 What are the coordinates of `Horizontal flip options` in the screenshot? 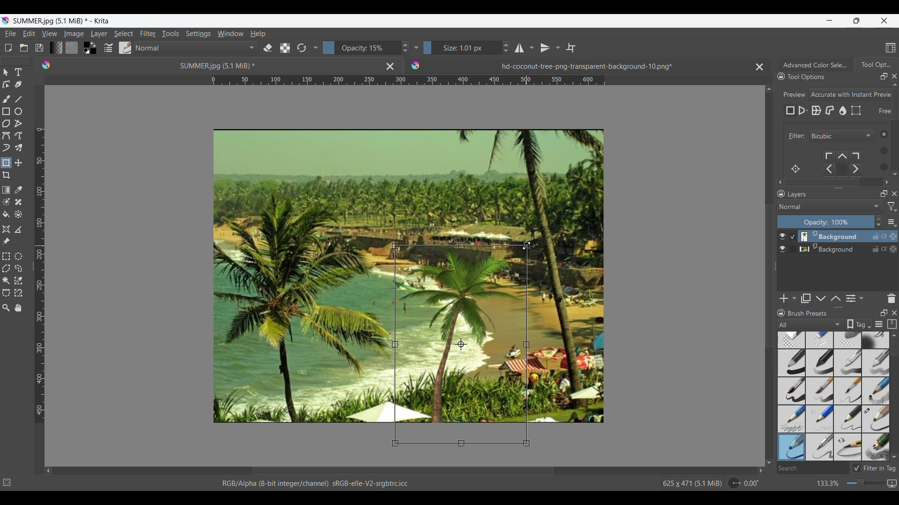 It's located at (531, 48).